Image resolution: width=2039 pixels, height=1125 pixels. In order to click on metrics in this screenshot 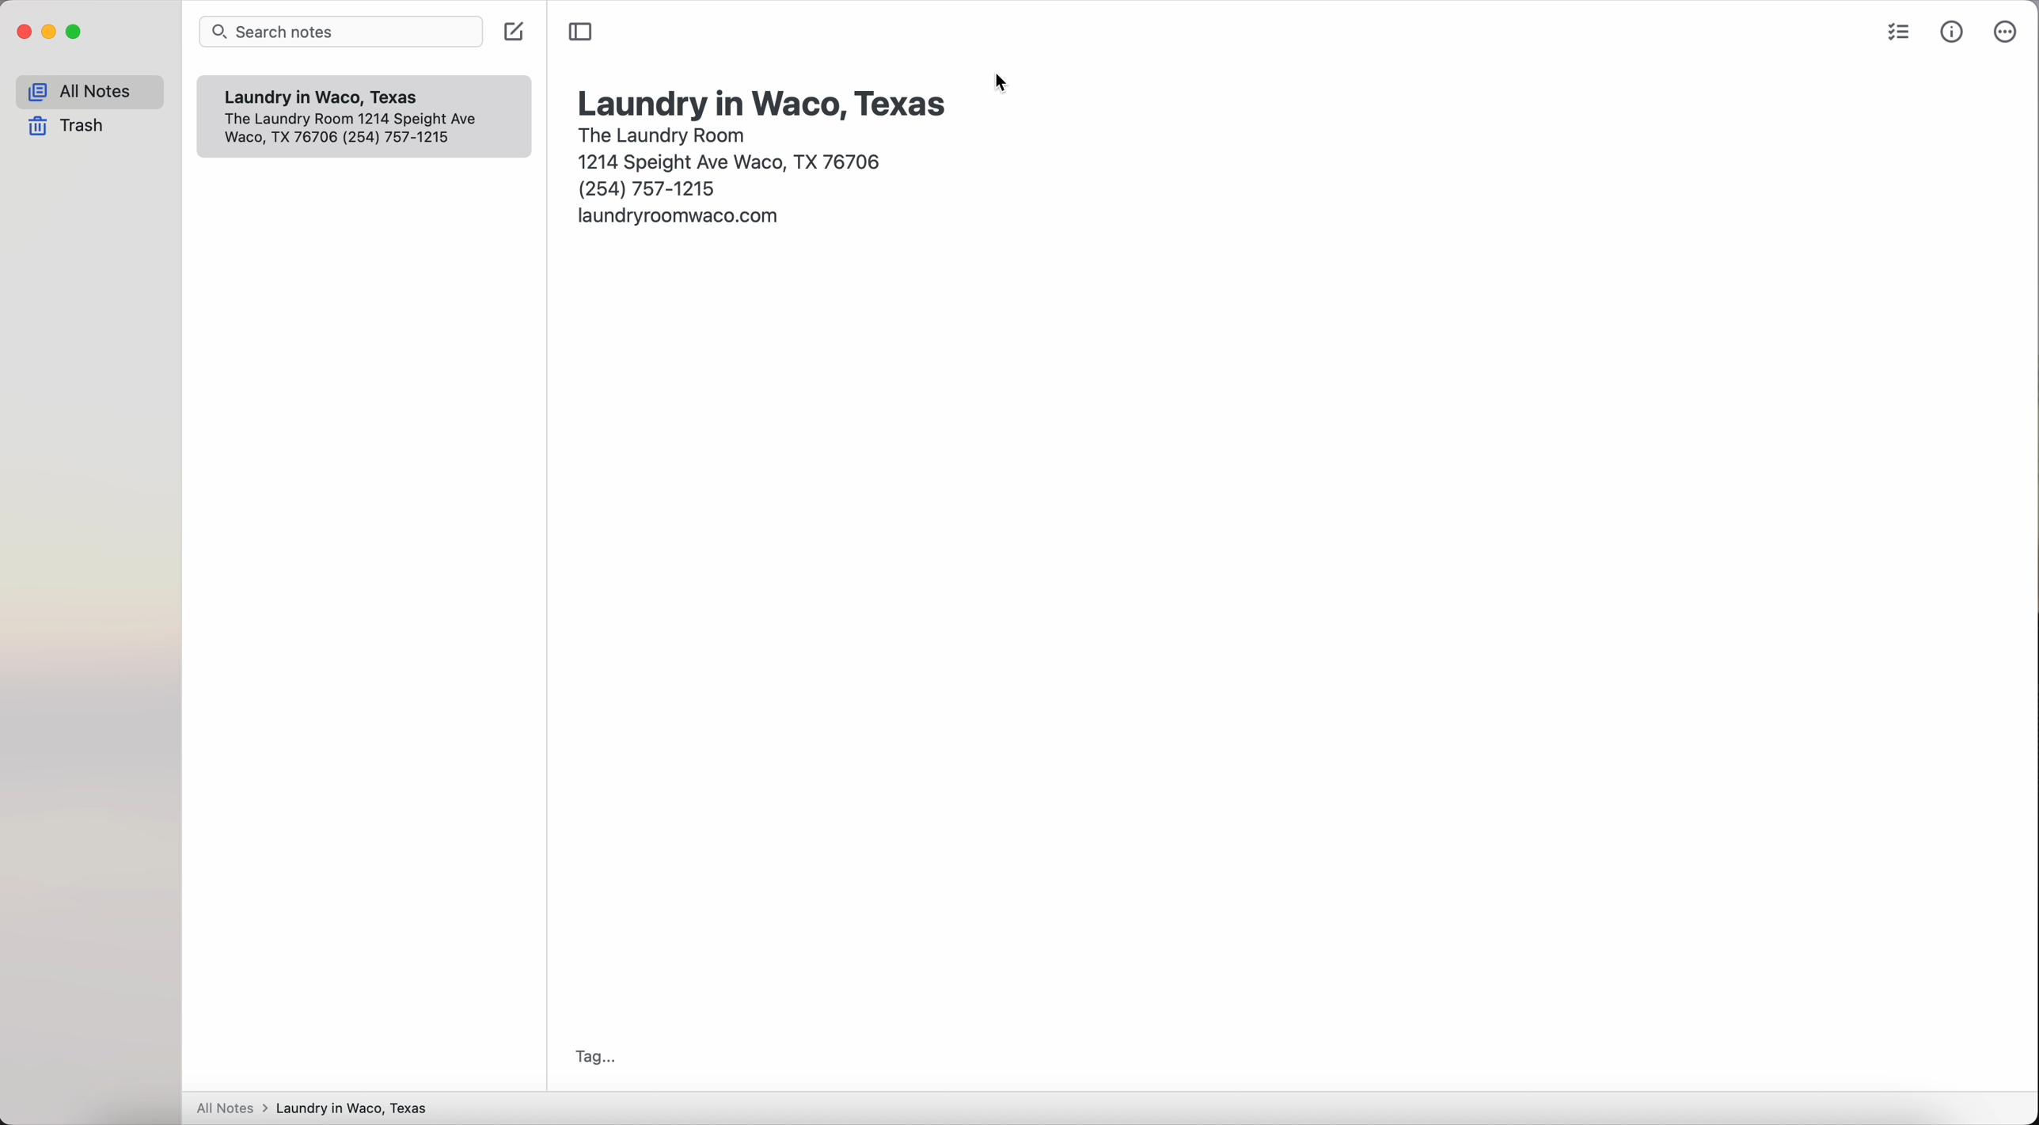, I will do `click(1954, 31)`.